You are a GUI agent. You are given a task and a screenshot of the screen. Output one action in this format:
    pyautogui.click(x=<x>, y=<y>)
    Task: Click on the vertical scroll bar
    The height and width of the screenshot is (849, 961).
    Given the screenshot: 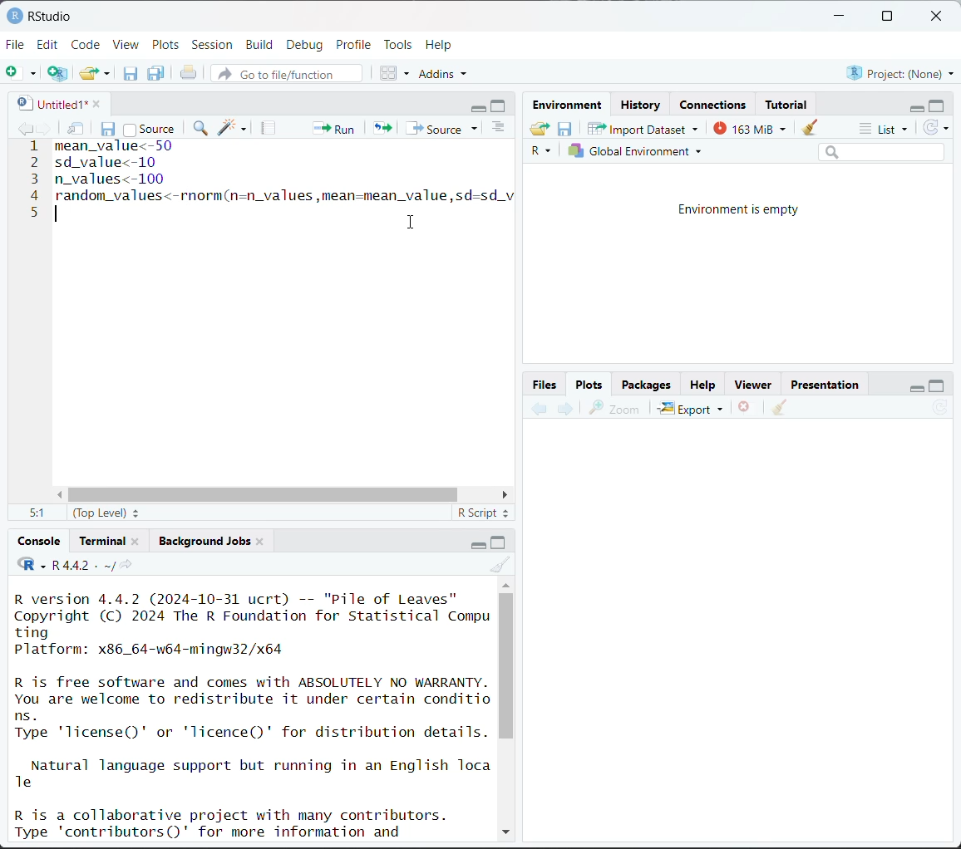 What is the action you would take?
    pyautogui.click(x=506, y=665)
    